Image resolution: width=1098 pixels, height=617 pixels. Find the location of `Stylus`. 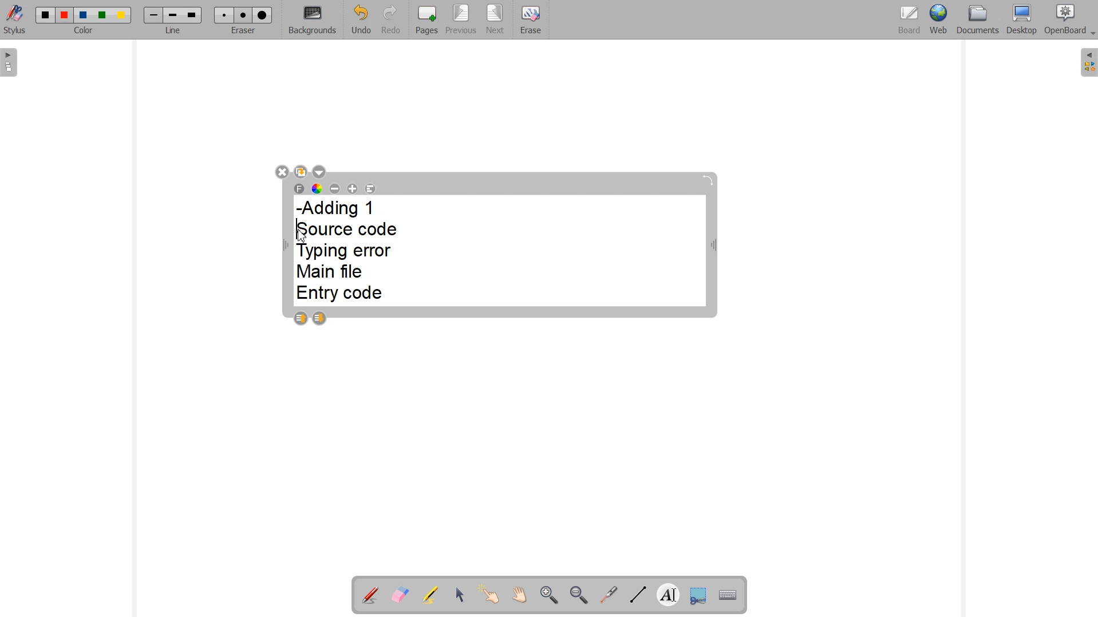

Stylus is located at coordinates (15, 22).